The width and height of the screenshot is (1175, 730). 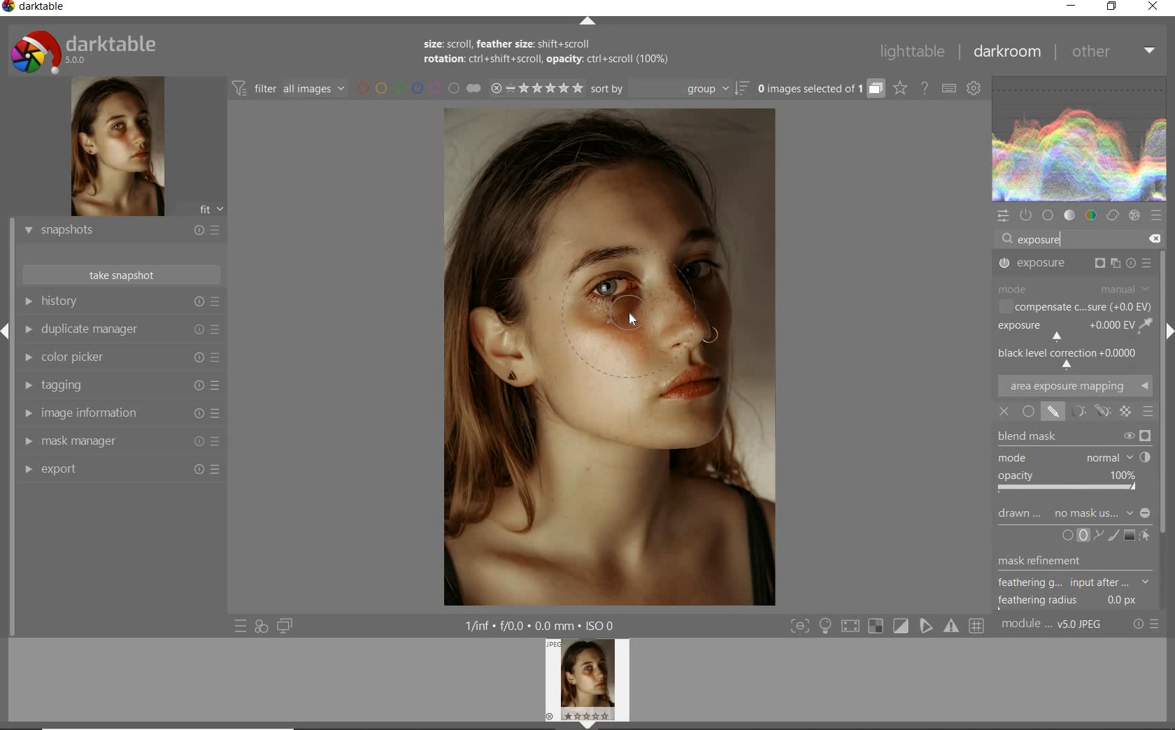 I want to click on base, so click(x=1048, y=215).